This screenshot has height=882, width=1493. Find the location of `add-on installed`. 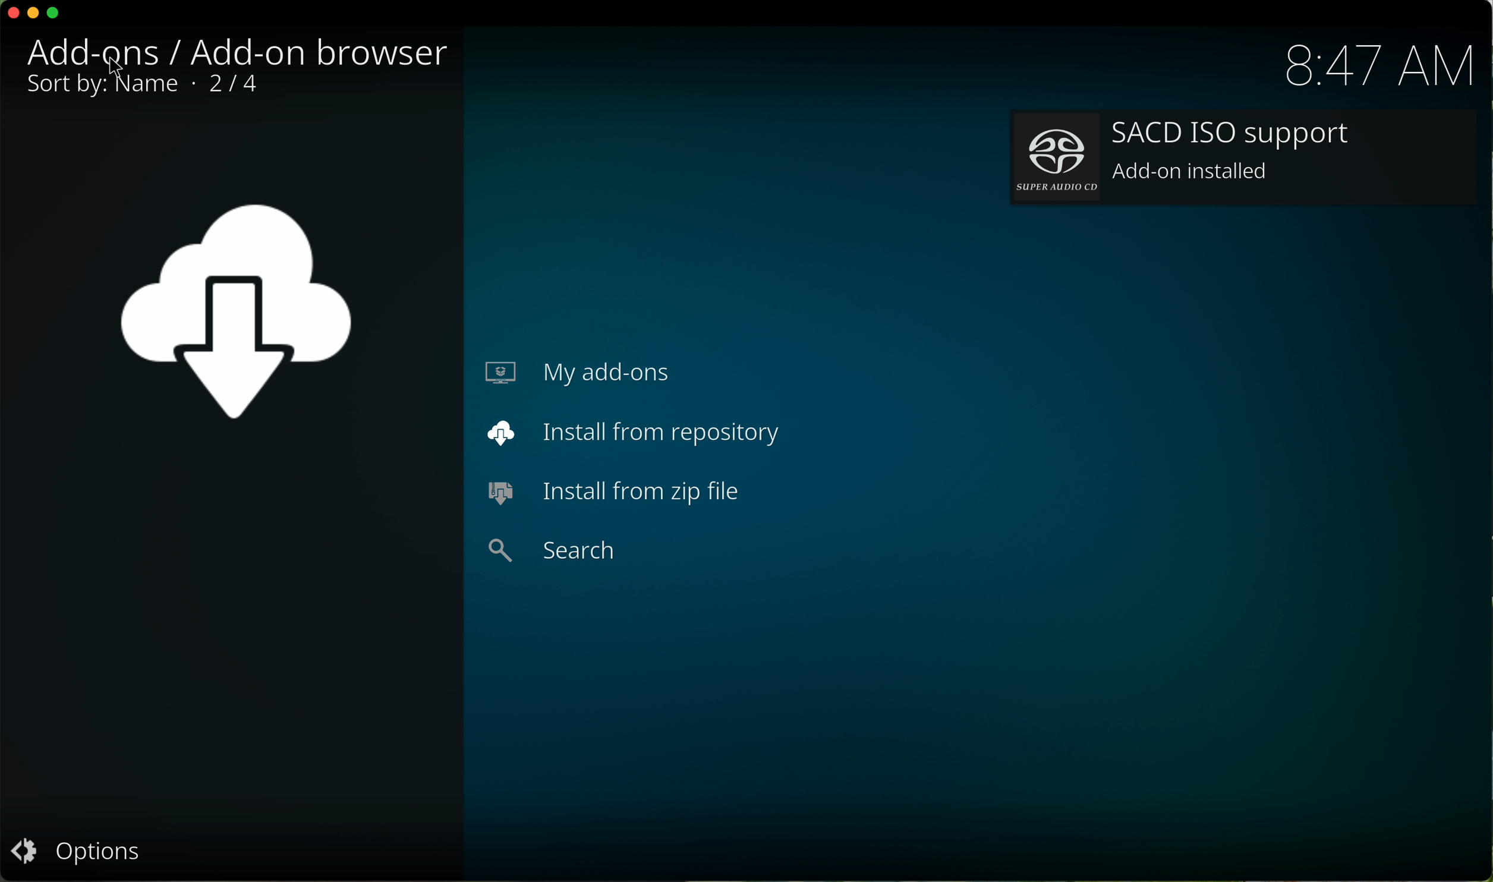

add-on installed is located at coordinates (1251, 157).